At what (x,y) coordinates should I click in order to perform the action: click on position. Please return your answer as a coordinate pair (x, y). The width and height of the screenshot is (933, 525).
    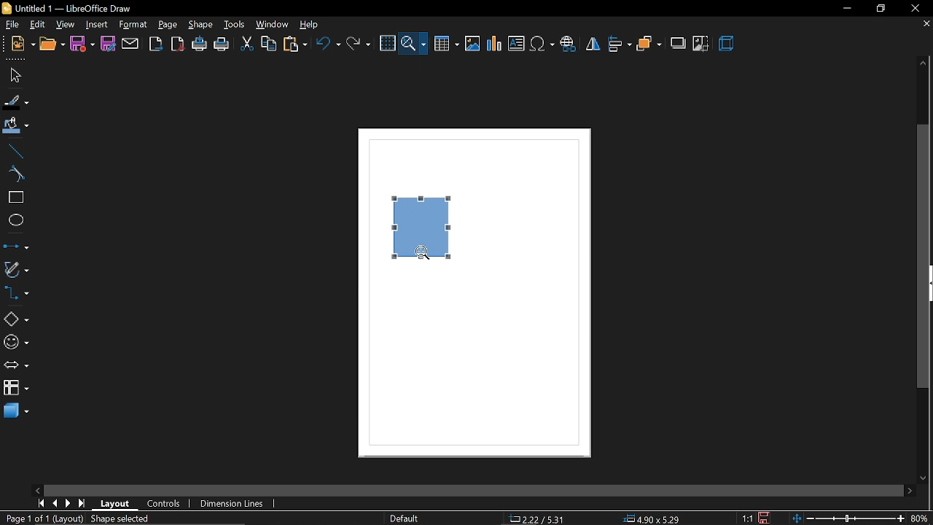
    Looking at the image, I should click on (652, 519).